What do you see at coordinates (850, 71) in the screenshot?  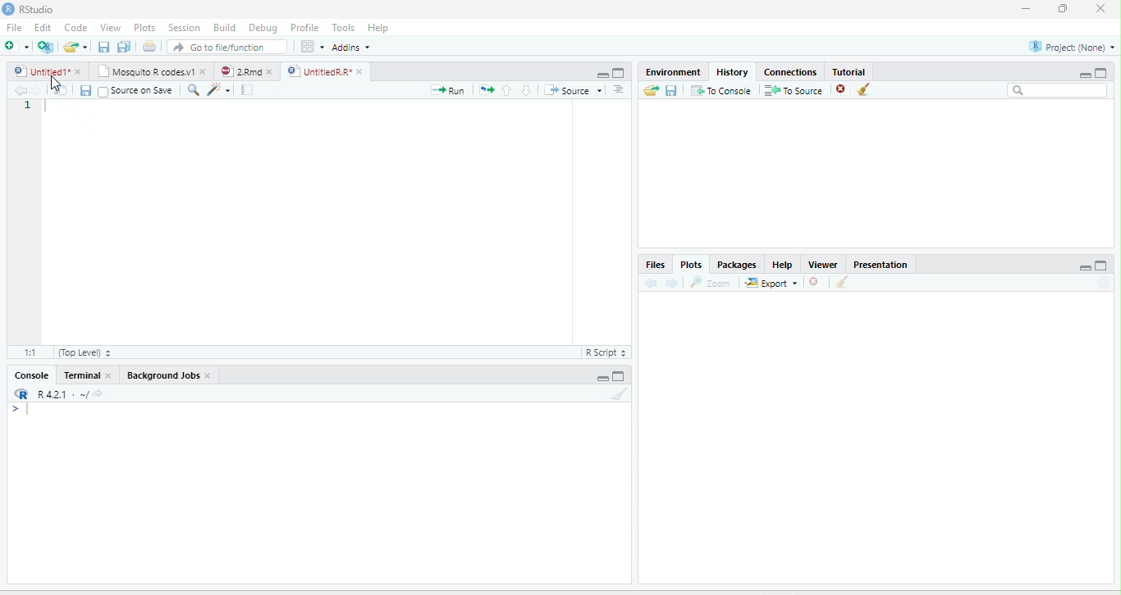 I see `Tutorial` at bounding box center [850, 71].